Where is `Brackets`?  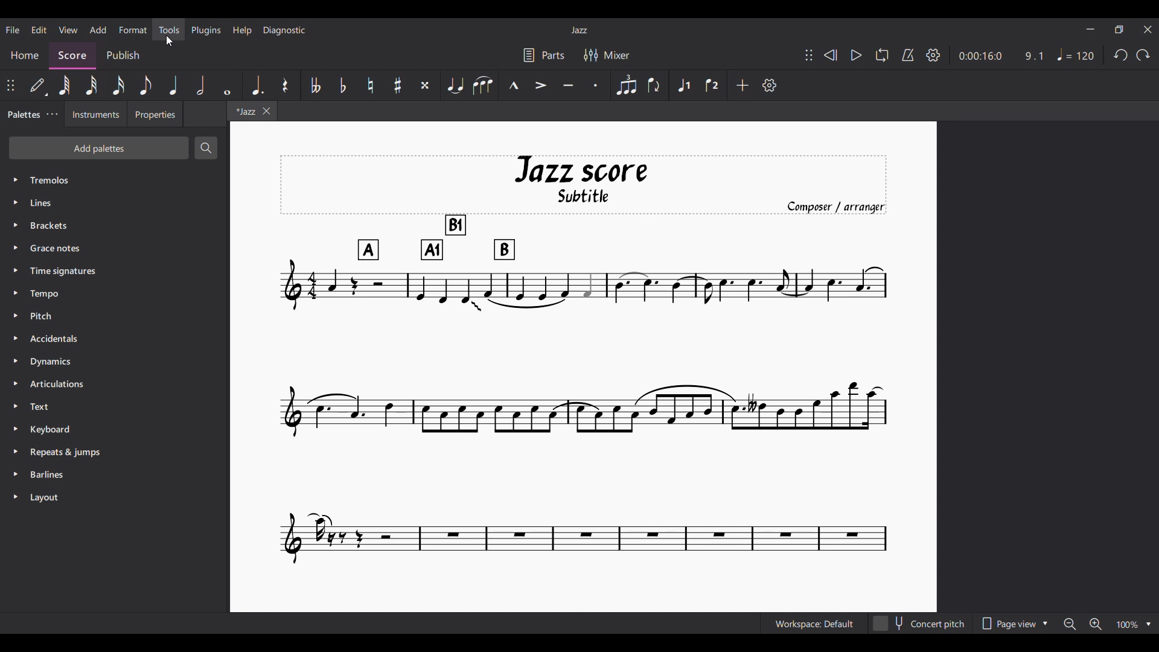
Brackets is located at coordinates (115, 225).